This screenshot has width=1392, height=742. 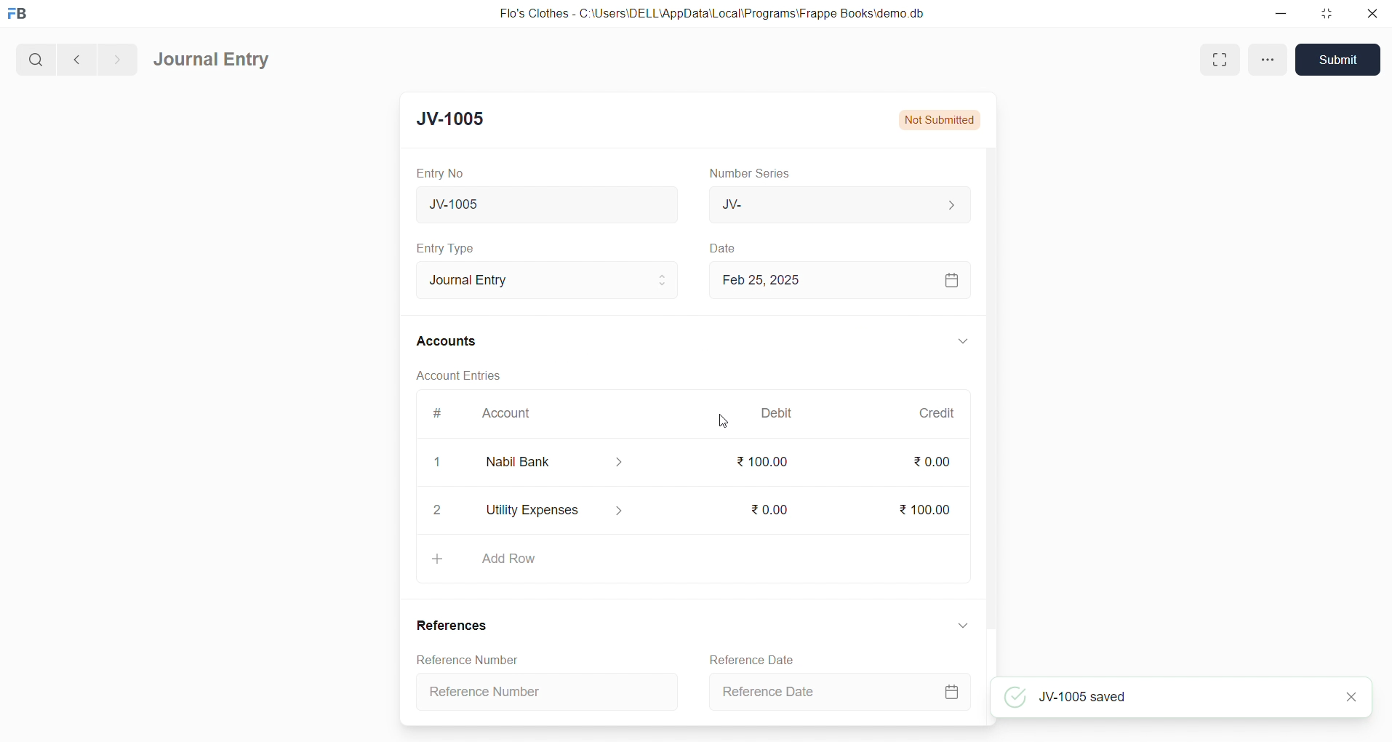 What do you see at coordinates (1223, 58) in the screenshot?
I see `maximize window` at bounding box center [1223, 58].